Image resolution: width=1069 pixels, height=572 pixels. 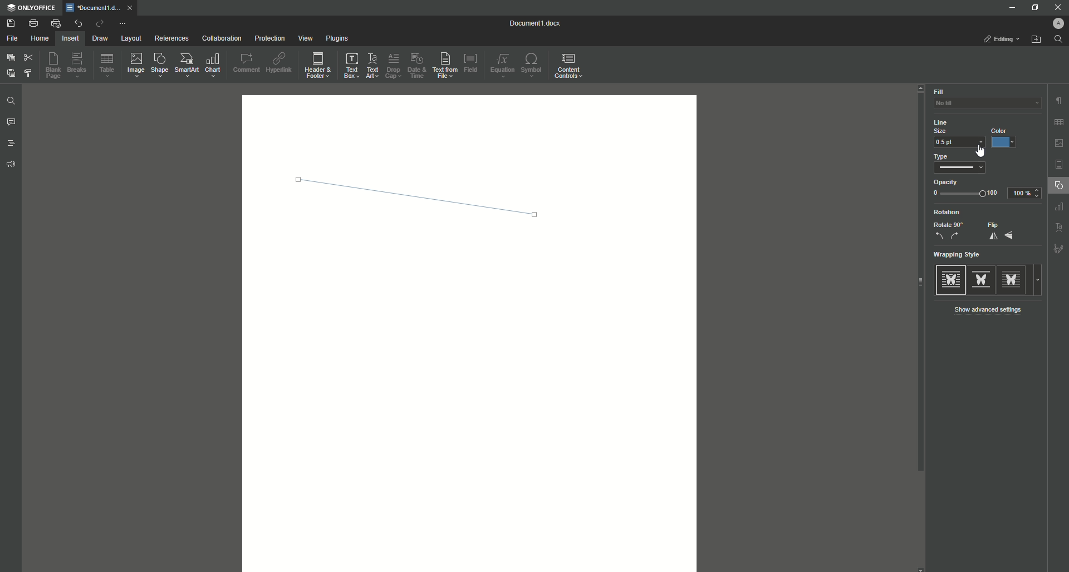 I want to click on 100%, so click(x=1026, y=193).